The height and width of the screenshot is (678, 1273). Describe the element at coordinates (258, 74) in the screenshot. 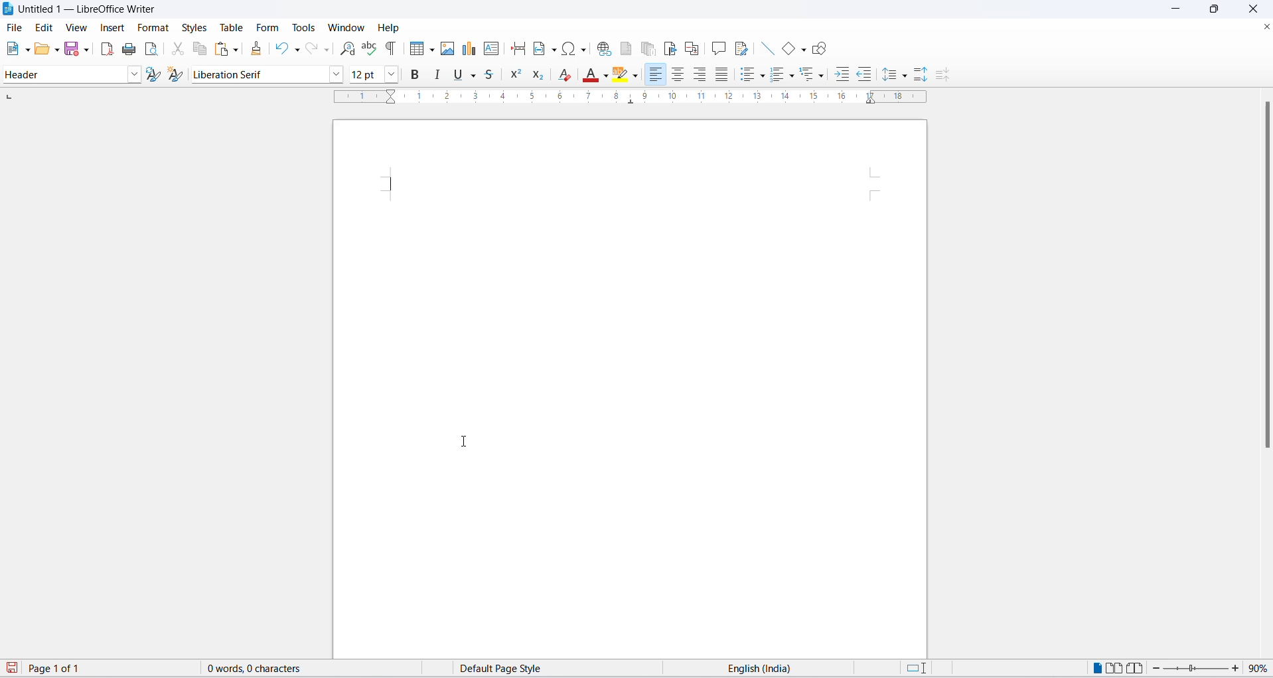

I see `font name` at that location.